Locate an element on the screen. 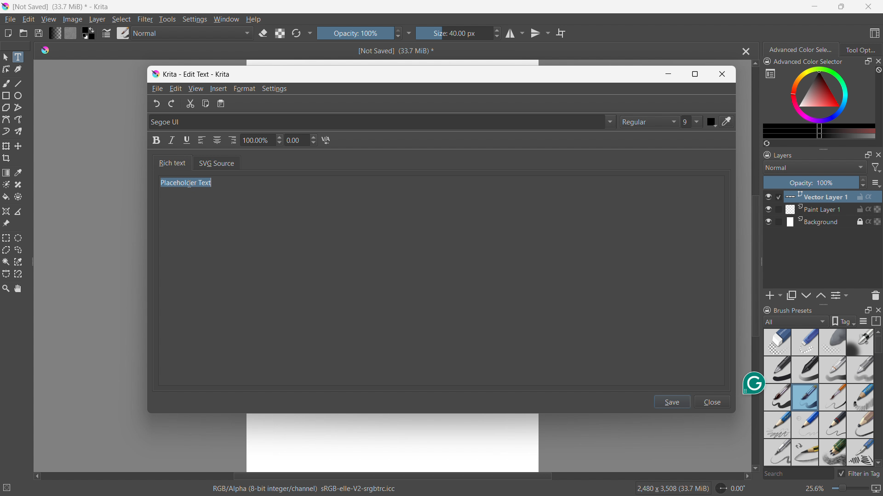 Image resolution: width=883 pixels, height=496 pixels. Background is located at coordinates (828, 221).